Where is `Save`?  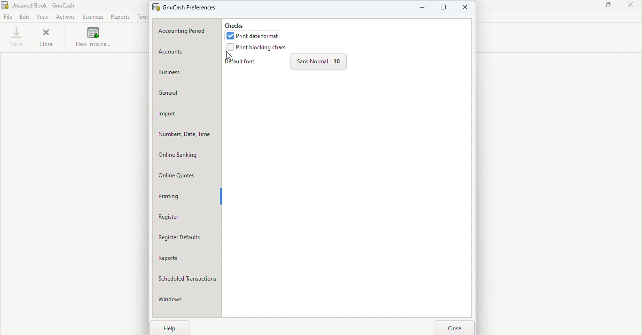 Save is located at coordinates (17, 37).